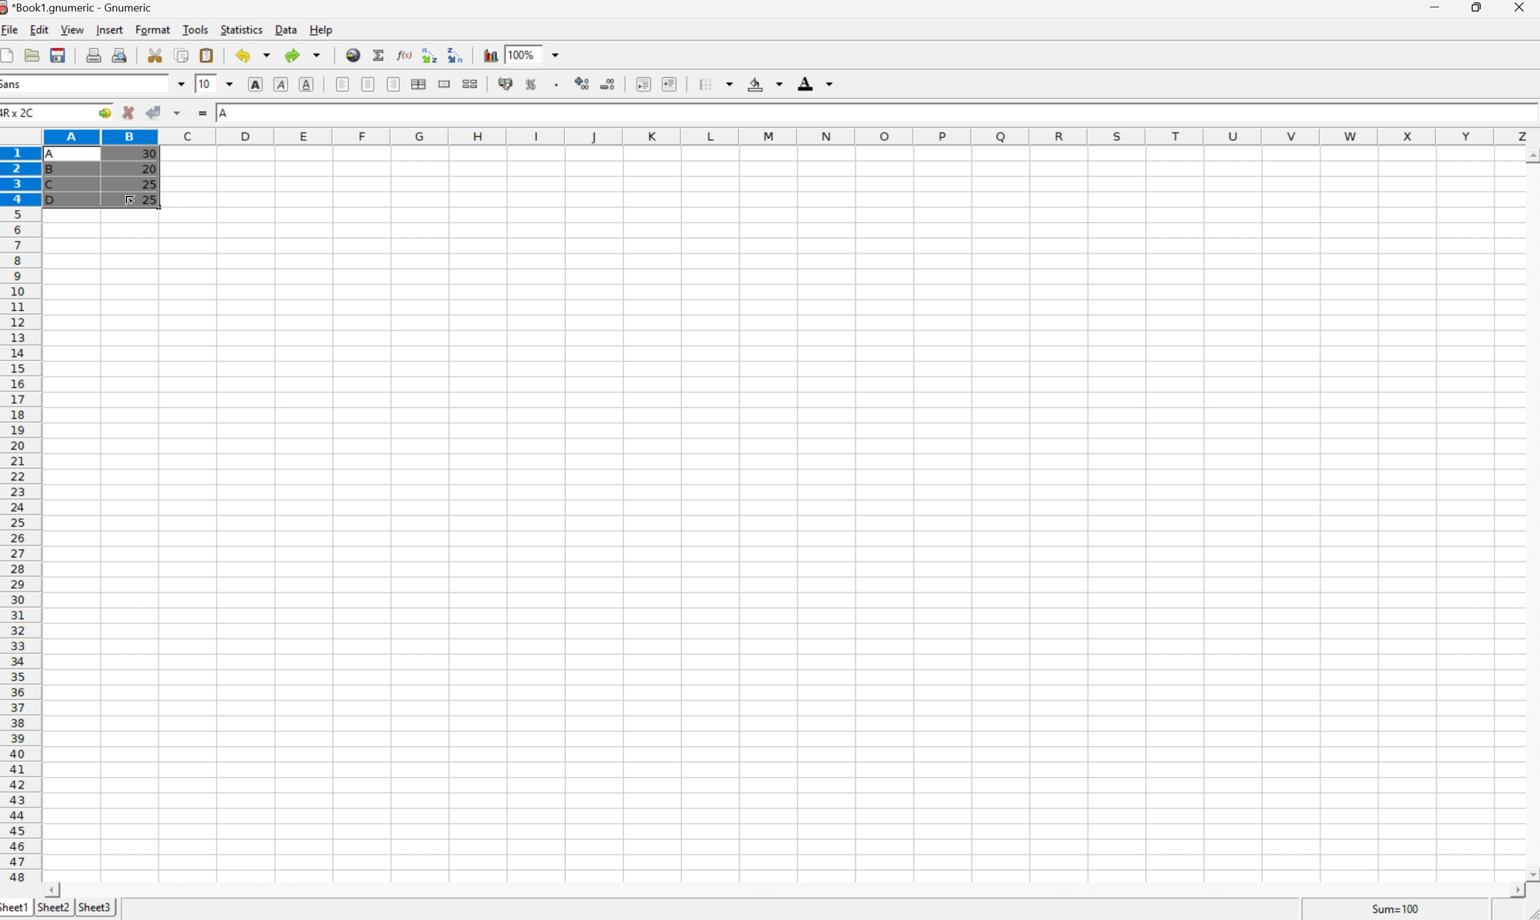 This screenshot has height=920, width=1540. Describe the element at coordinates (354, 55) in the screenshot. I see `Insert a hyperlink` at that location.